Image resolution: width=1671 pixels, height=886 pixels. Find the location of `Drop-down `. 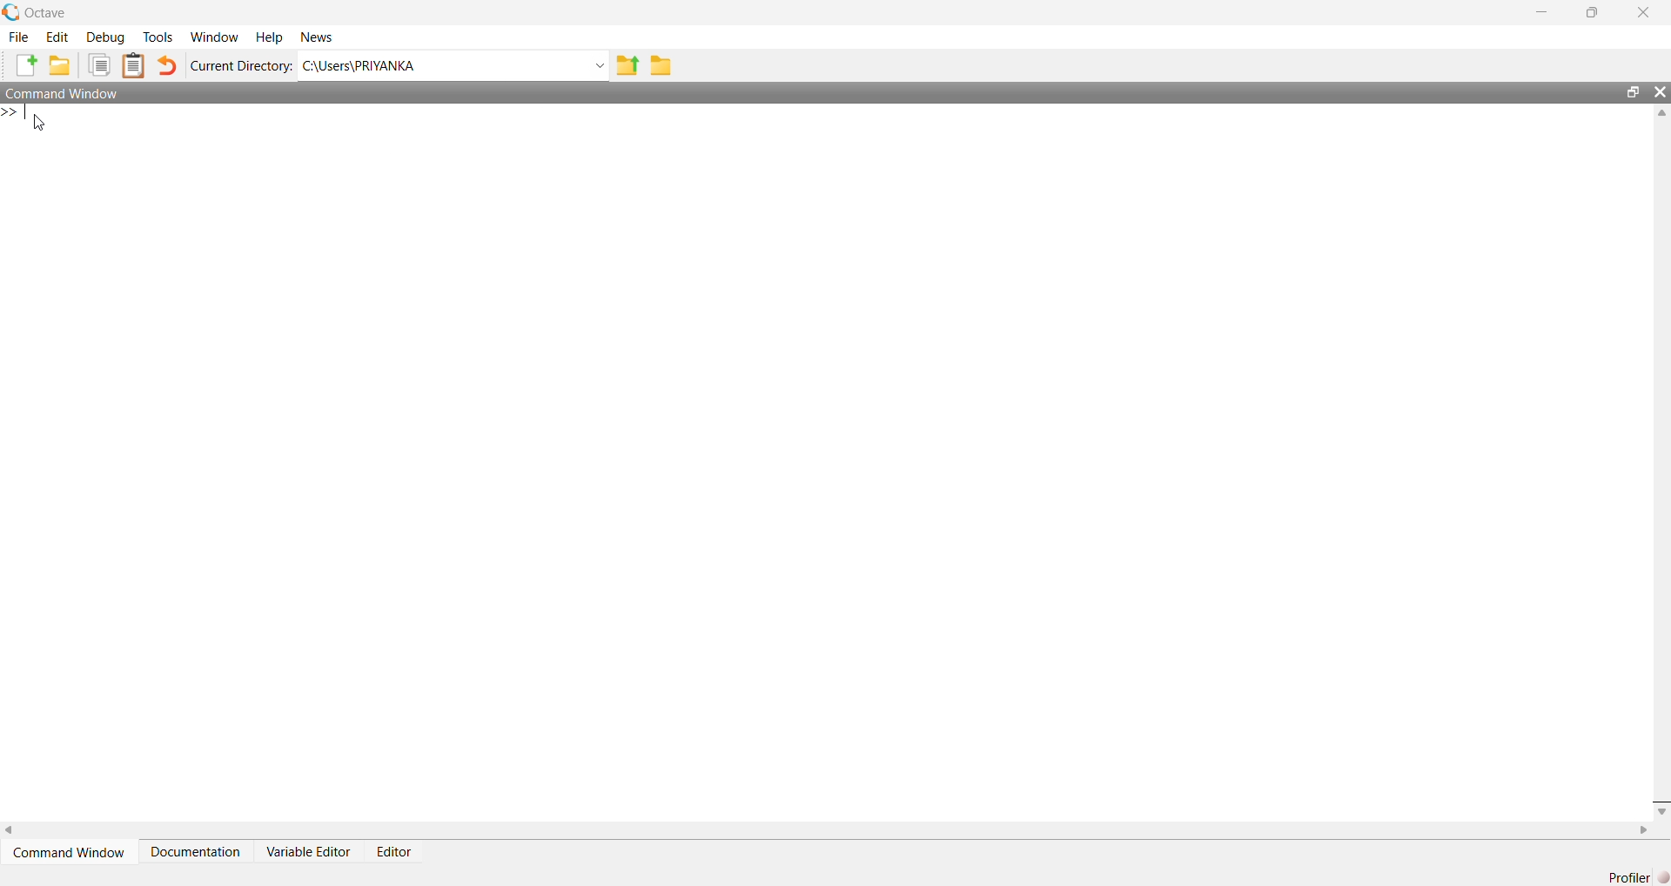

Drop-down  is located at coordinates (600, 66).